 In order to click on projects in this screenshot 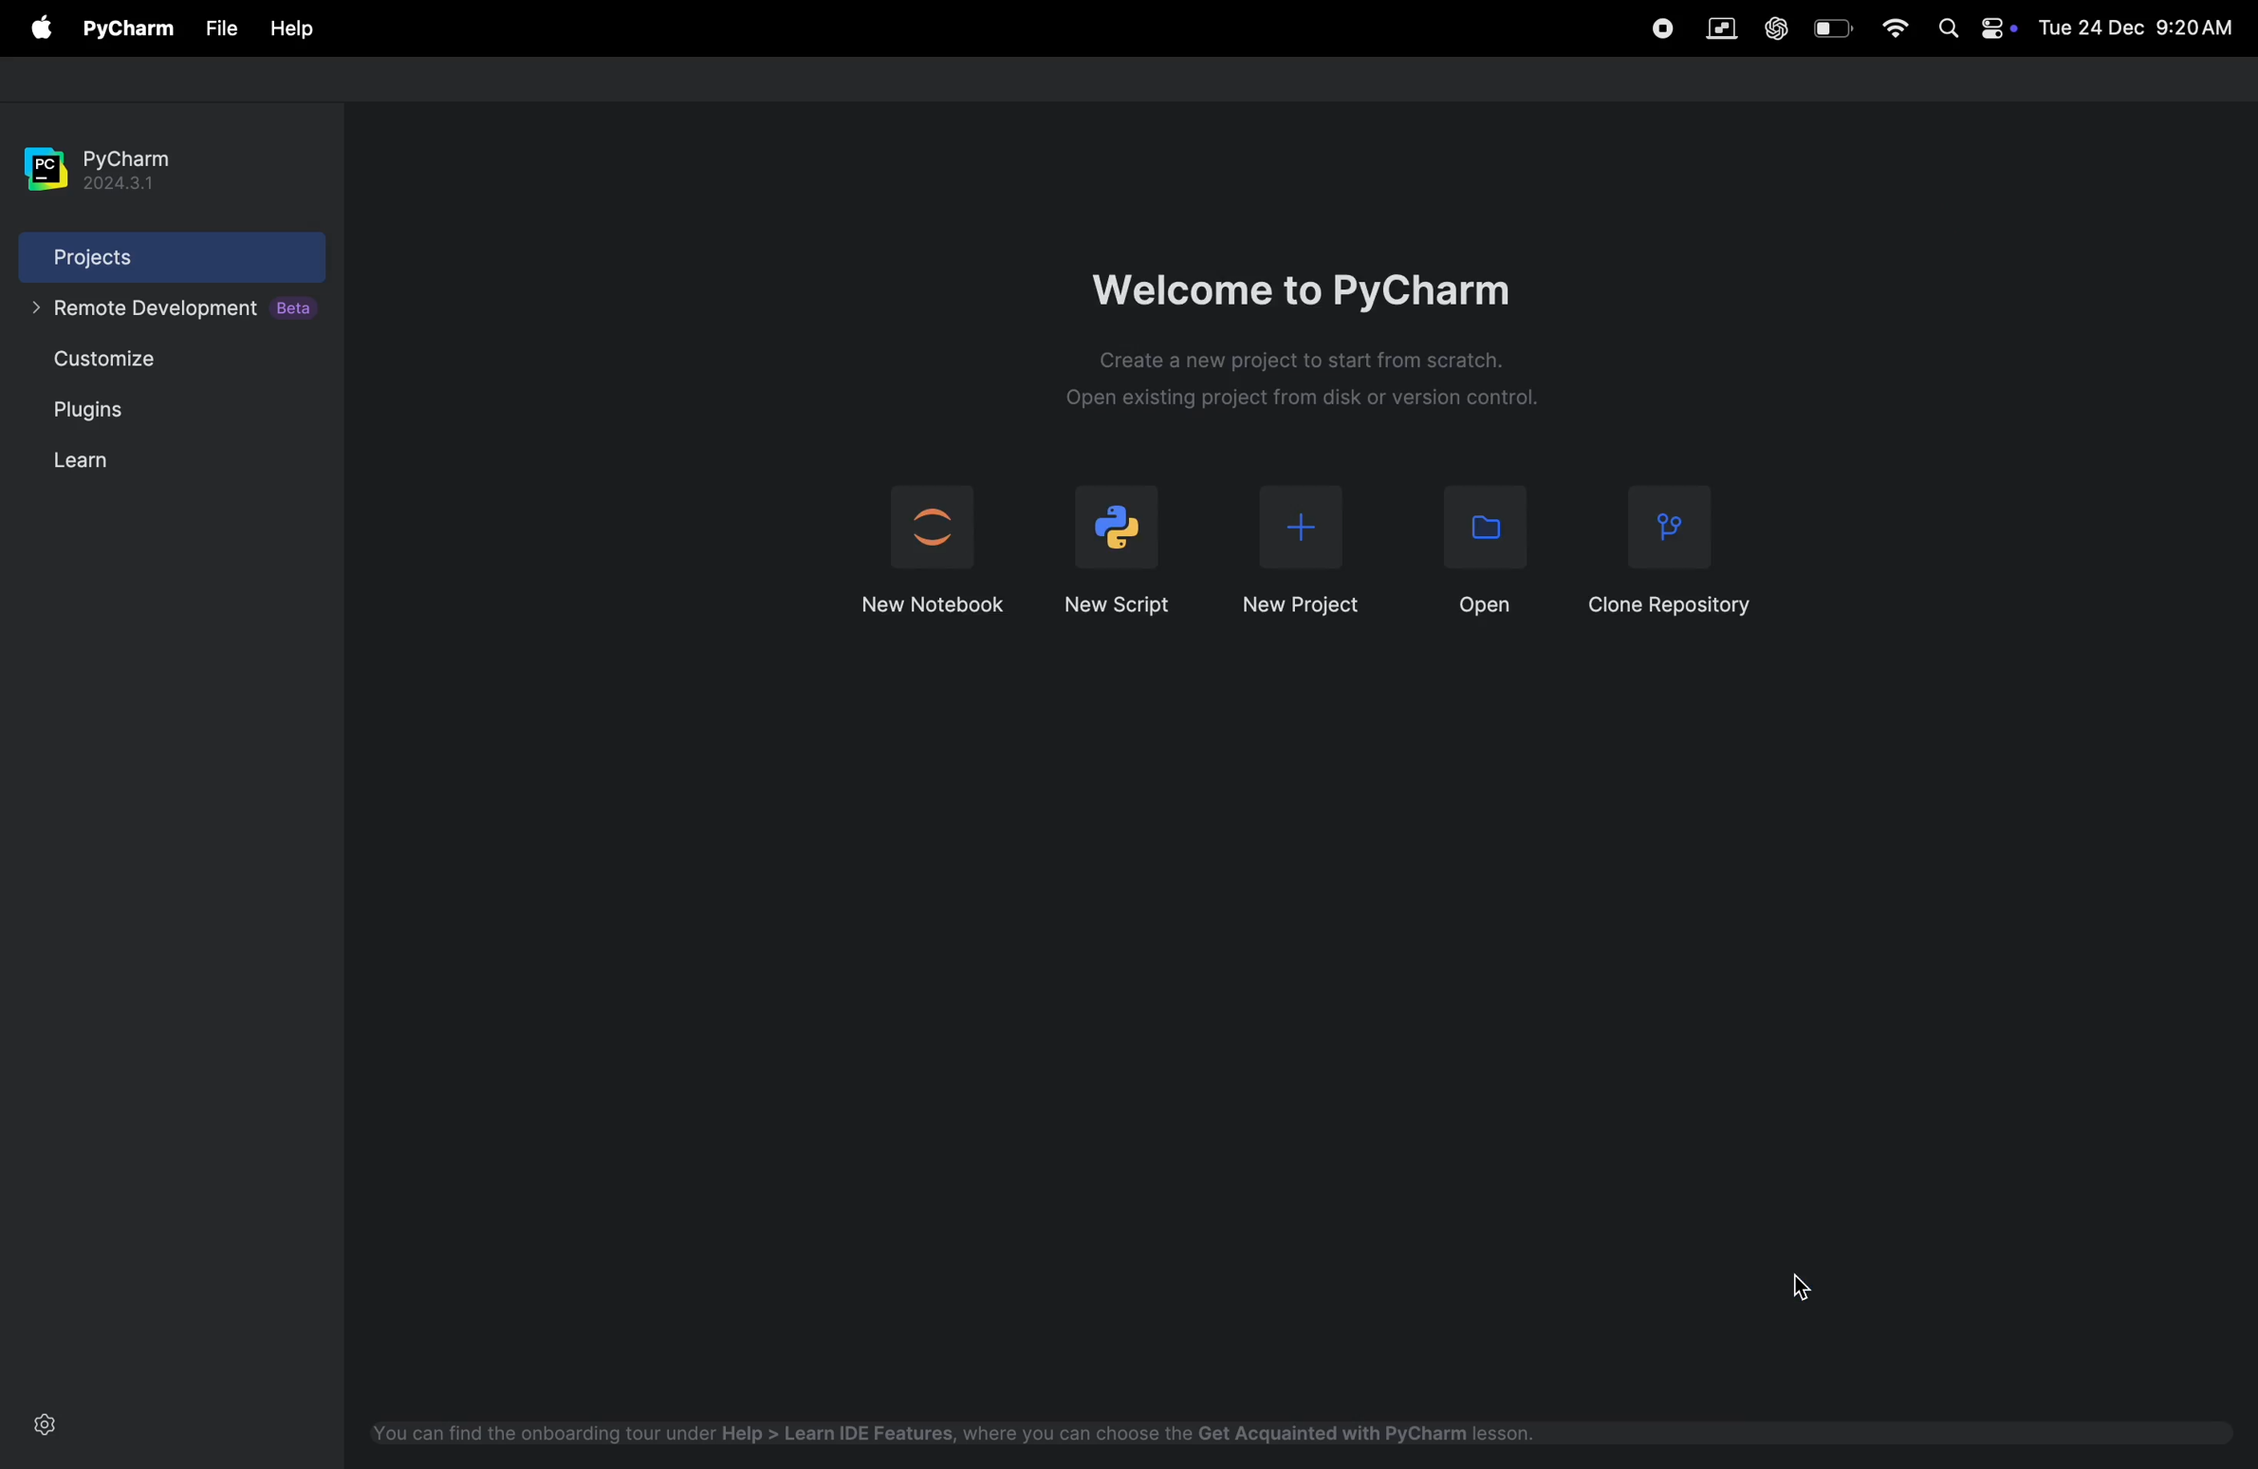, I will do `click(173, 255)`.